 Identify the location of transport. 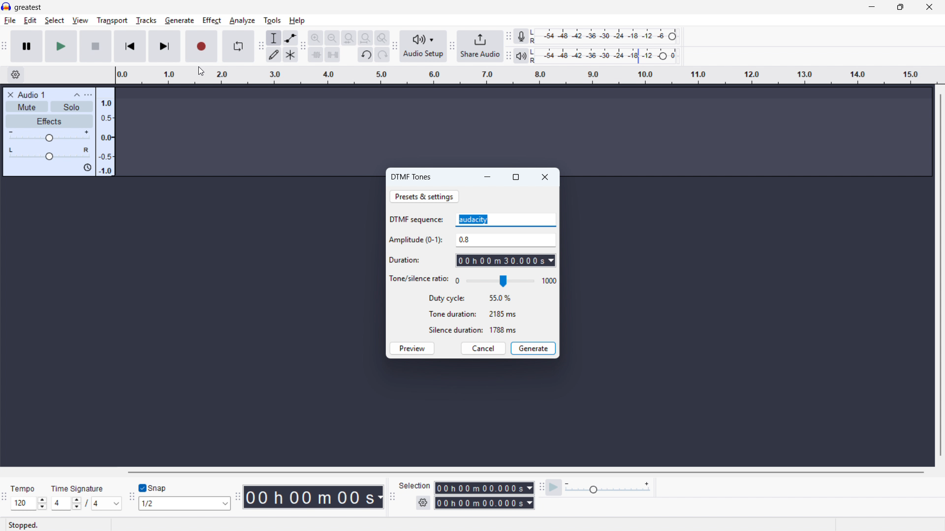
(112, 20).